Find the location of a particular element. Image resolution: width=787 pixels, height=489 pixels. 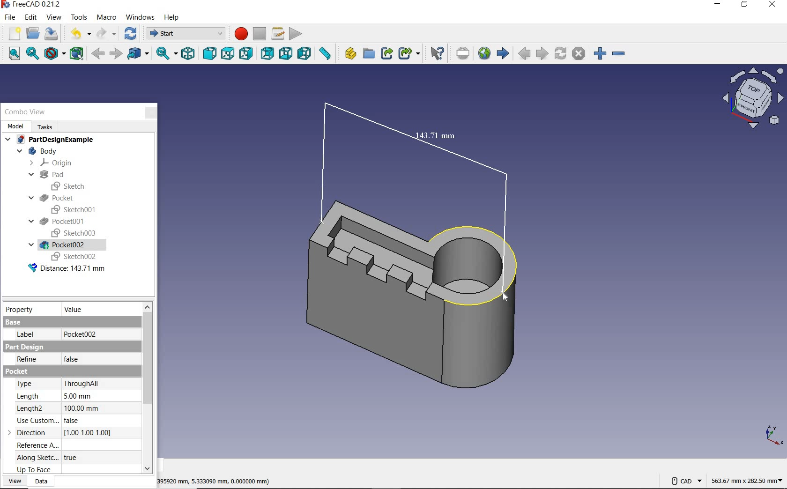

along sketch is located at coordinates (35, 459).